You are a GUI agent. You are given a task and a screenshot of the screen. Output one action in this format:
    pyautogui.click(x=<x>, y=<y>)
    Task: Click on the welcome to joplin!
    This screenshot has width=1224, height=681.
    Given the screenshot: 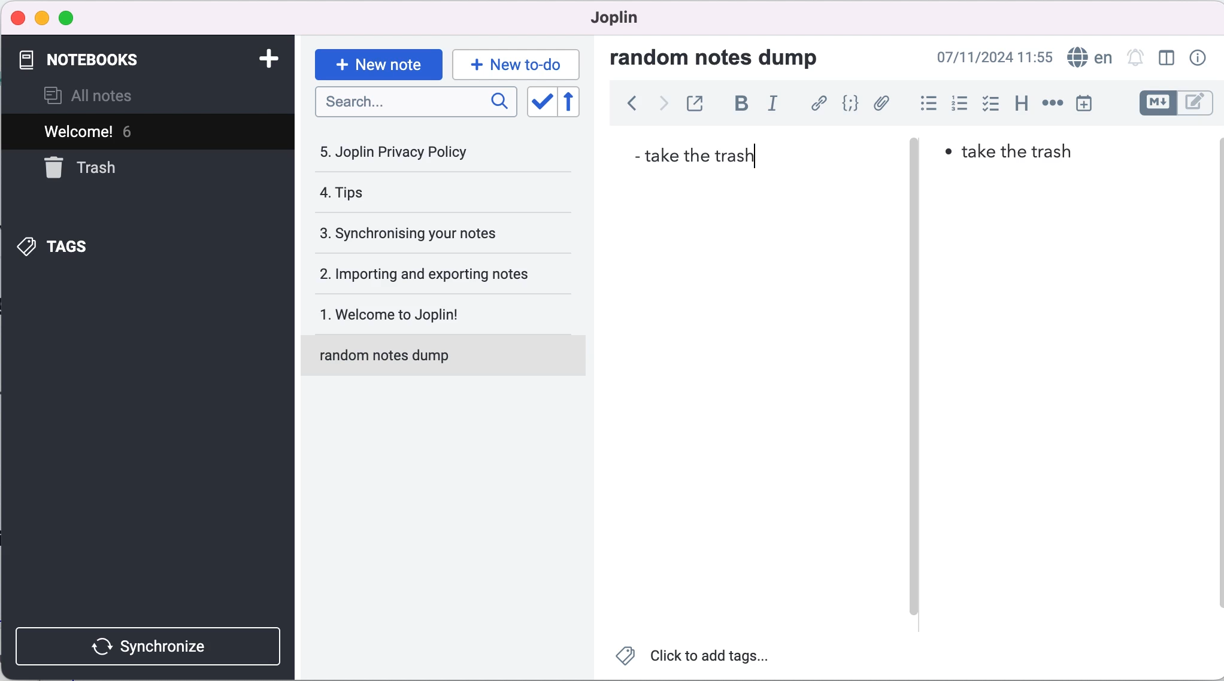 What is the action you would take?
    pyautogui.click(x=432, y=317)
    